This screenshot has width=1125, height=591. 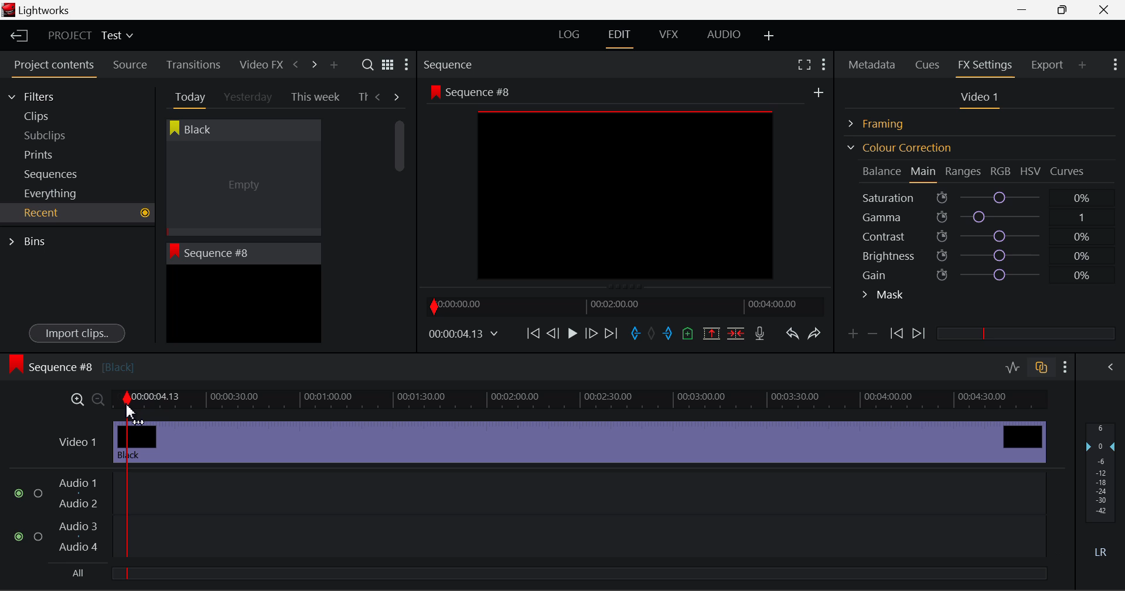 I want to click on DRAG_TO Cursor Position, so click(x=133, y=414).